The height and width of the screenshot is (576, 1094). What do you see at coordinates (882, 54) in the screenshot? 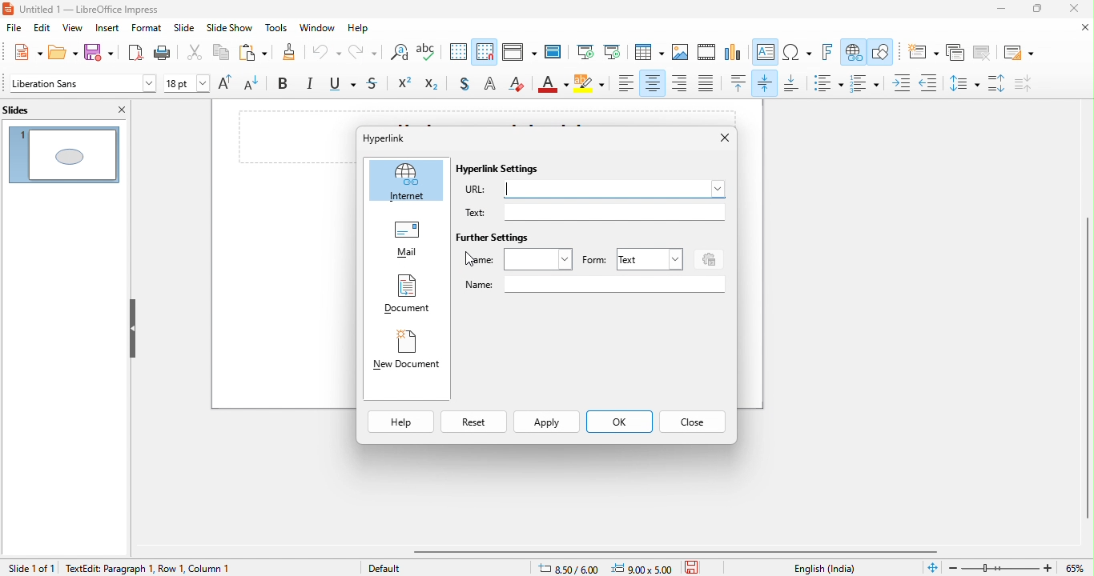
I see `show draw function` at bounding box center [882, 54].